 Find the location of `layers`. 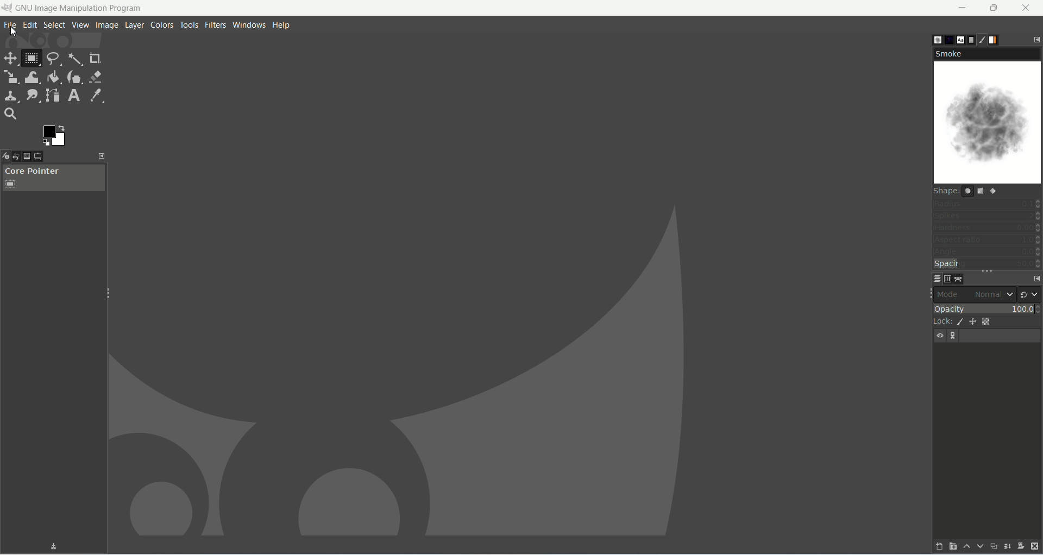

layers is located at coordinates (937, 279).